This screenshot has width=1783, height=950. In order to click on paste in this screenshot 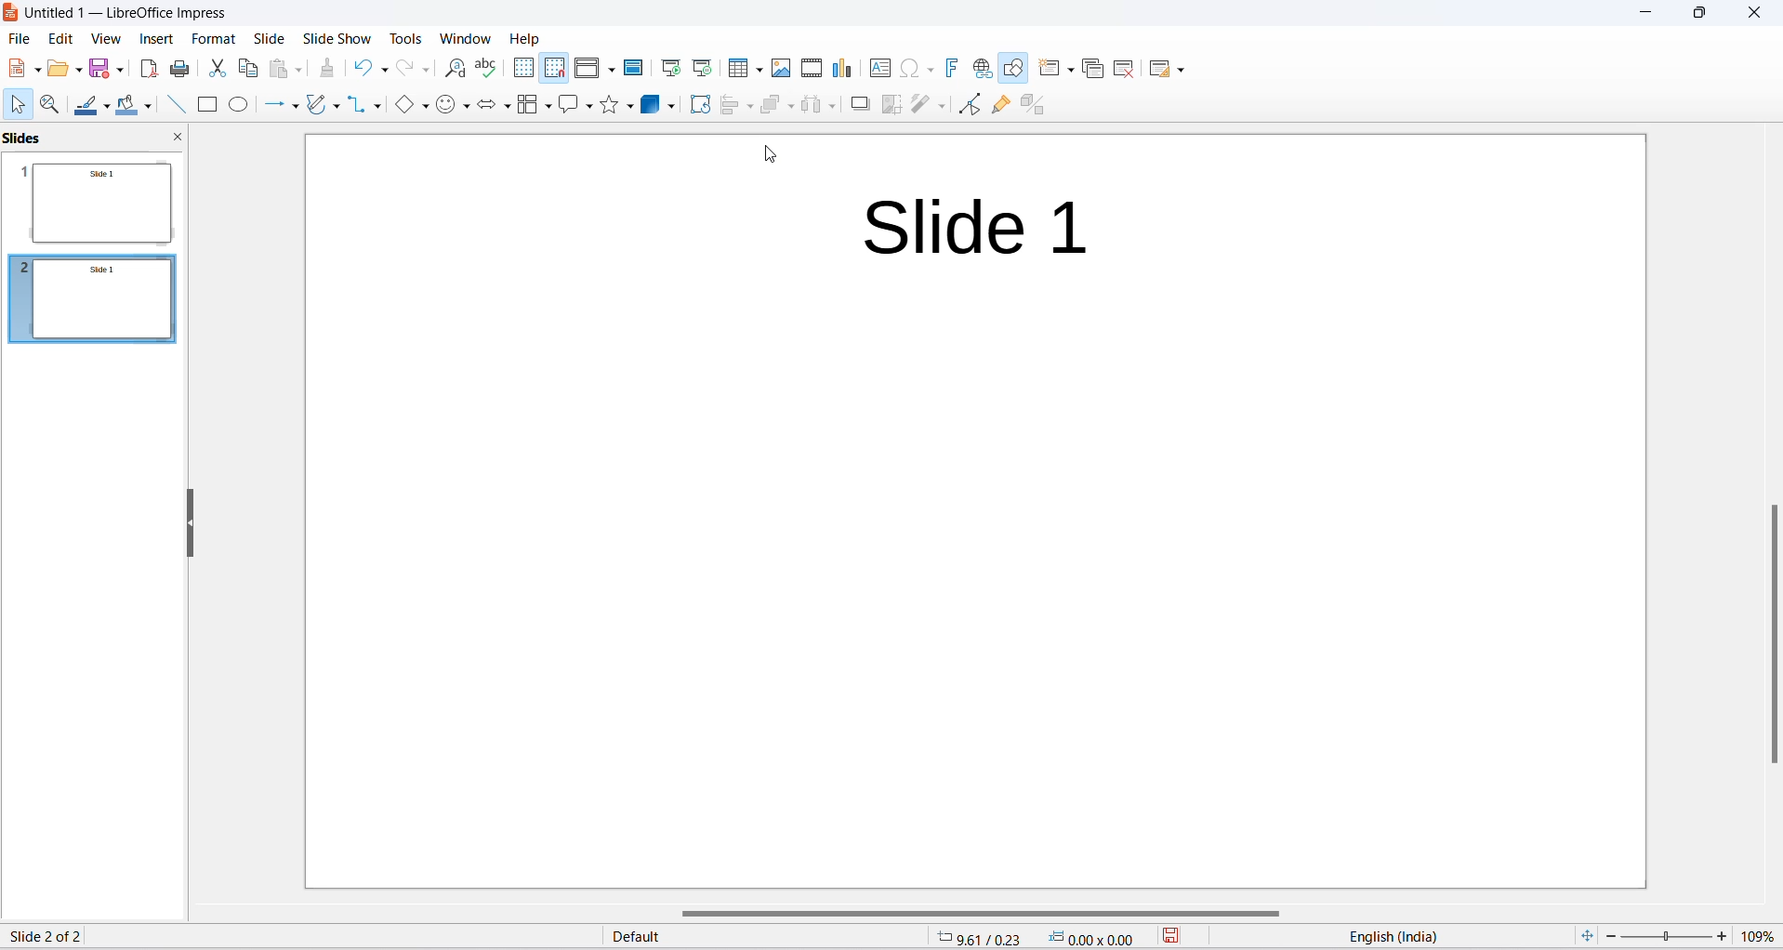, I will do `click(286, 72)`.